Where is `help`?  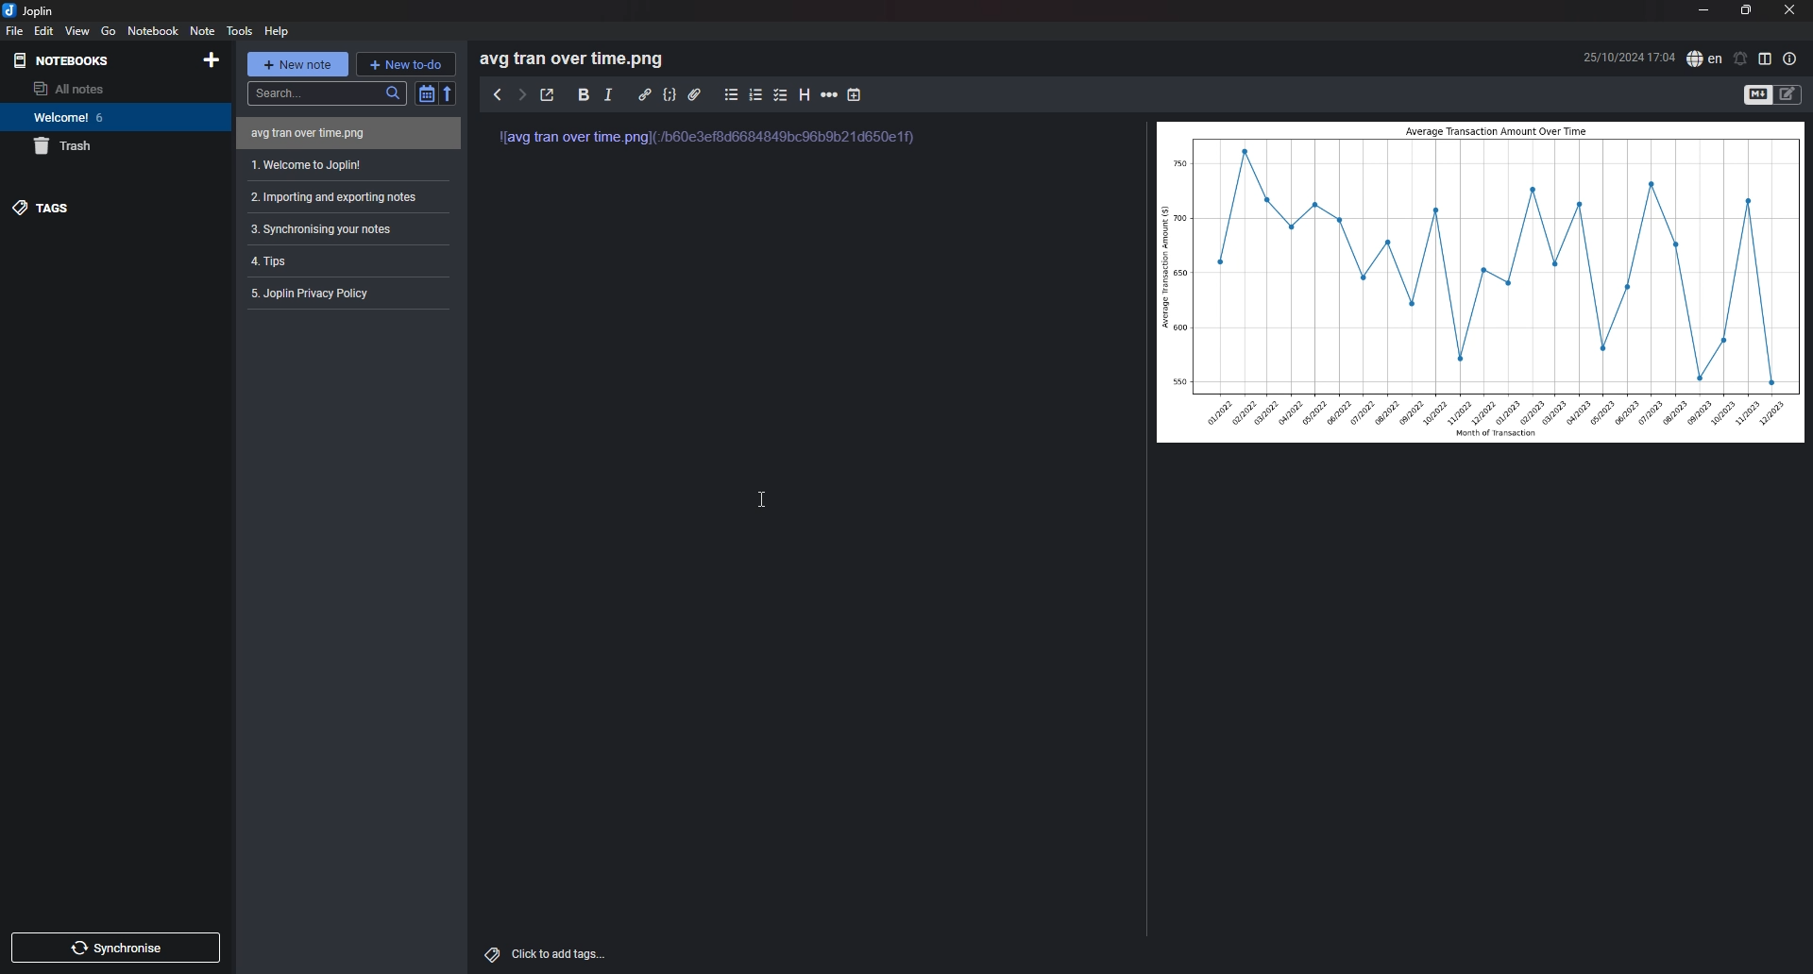
help is located at coordinates (278, 32).